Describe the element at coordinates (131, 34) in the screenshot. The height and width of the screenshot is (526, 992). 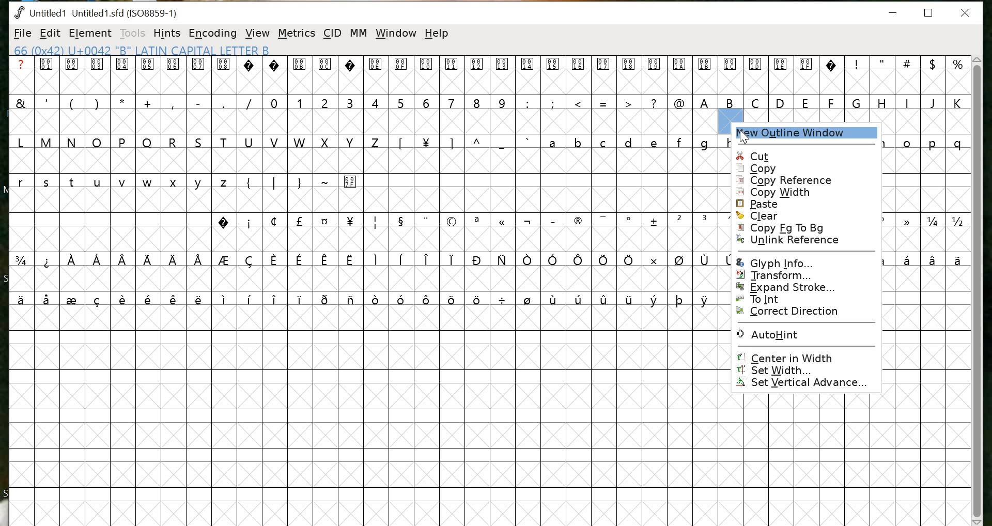
I see `TOOLS` at that location.